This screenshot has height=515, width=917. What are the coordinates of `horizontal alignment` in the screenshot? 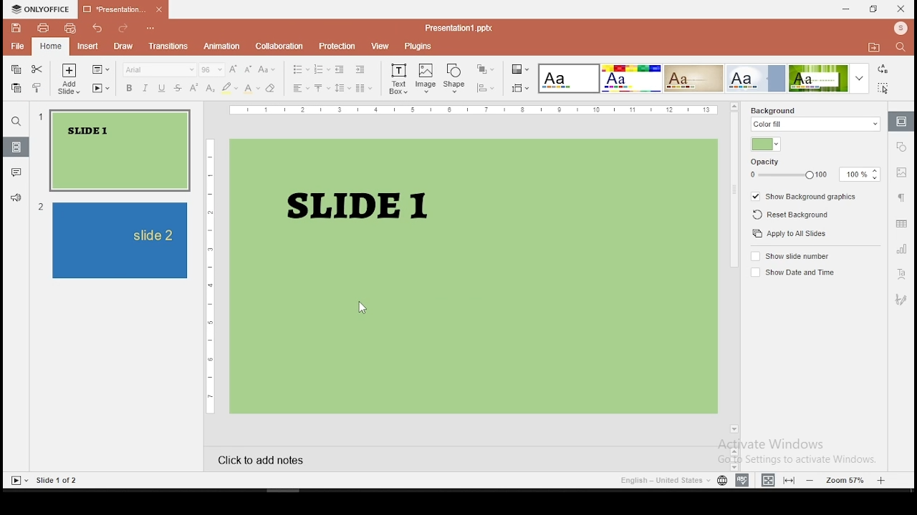 It's located at (300, 89).